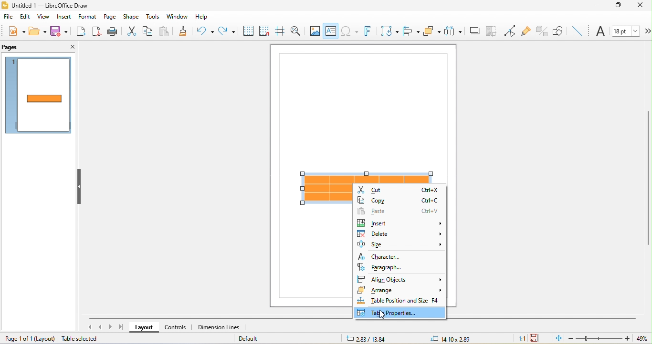  Describe the element at coordinates (146, 328) in the screenshot. I see `layout` at that location.